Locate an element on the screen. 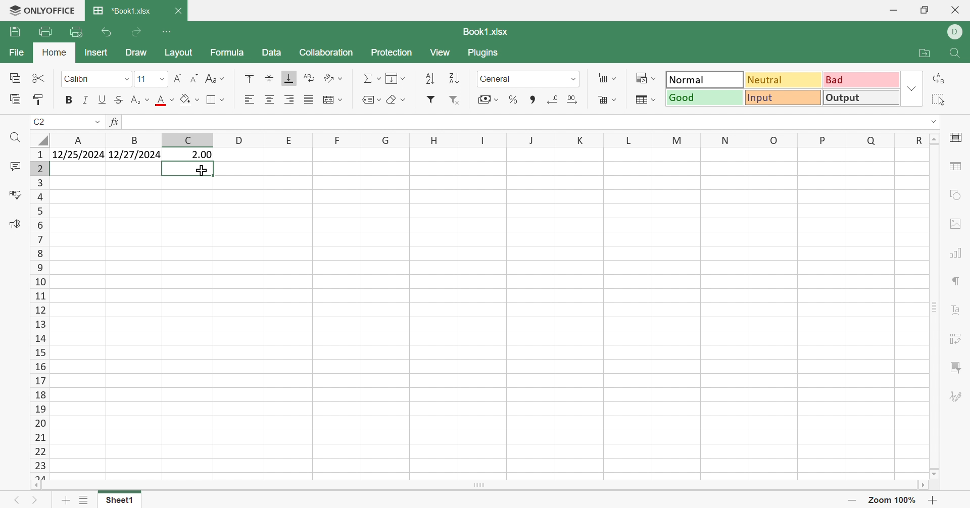 Image resolution: width=970 pixels, height=508 pixels. 12/25/2024 is located at coordinates (79, 155).